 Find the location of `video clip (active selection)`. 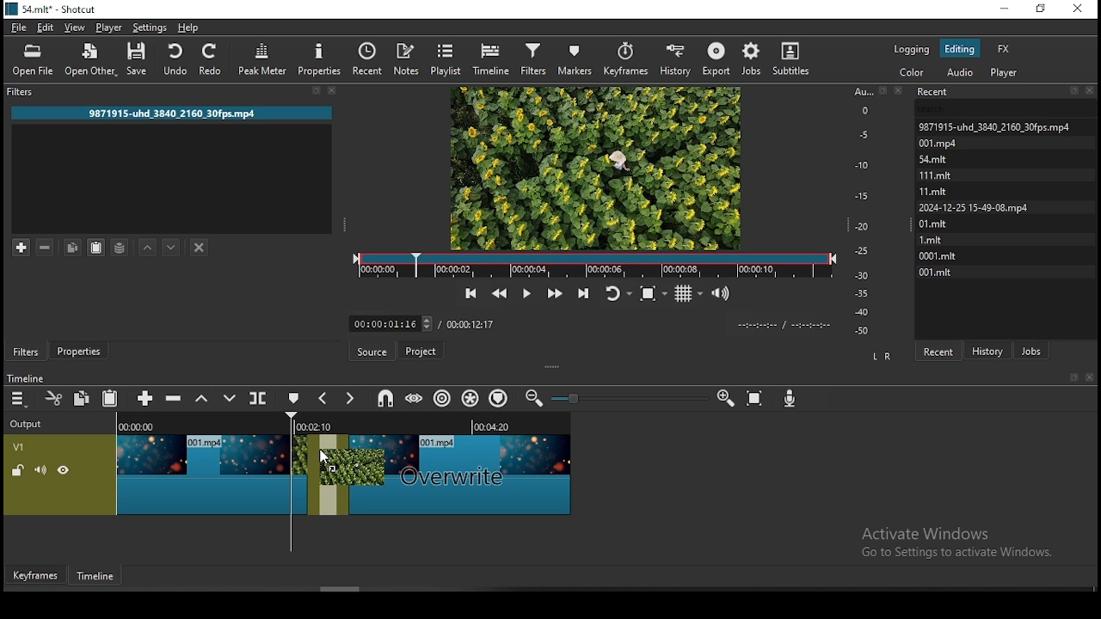

video clip (active selection) is located at coordinates (329, 475).